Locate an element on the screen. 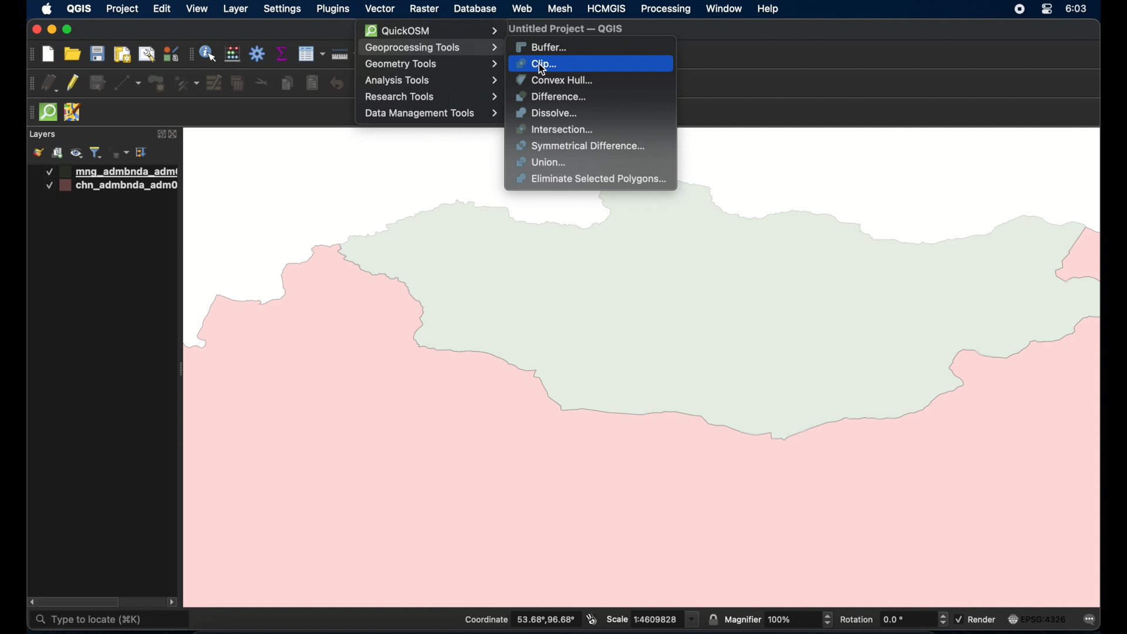 The image size is (1127, 634). show statistical summary is located at coordinates (282, 53).